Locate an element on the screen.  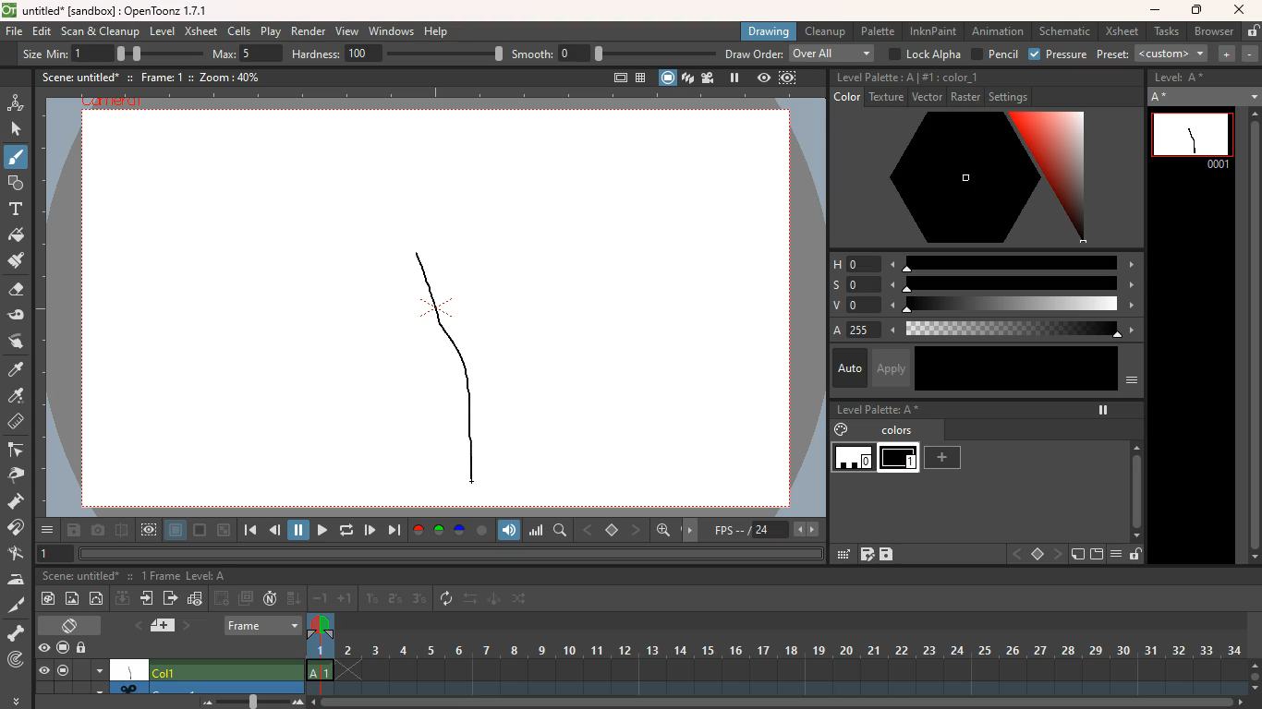
unlock is located at coordinates (1251, 31).